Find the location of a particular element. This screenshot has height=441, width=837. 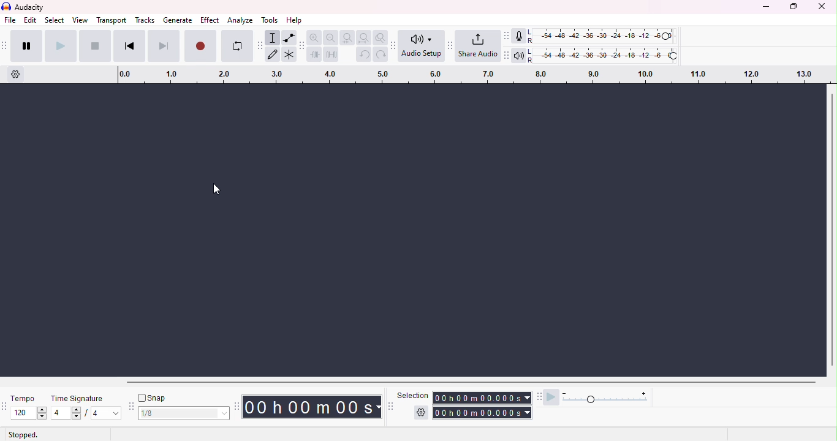

play at speed tool bar is located at coordinates (541, 398).